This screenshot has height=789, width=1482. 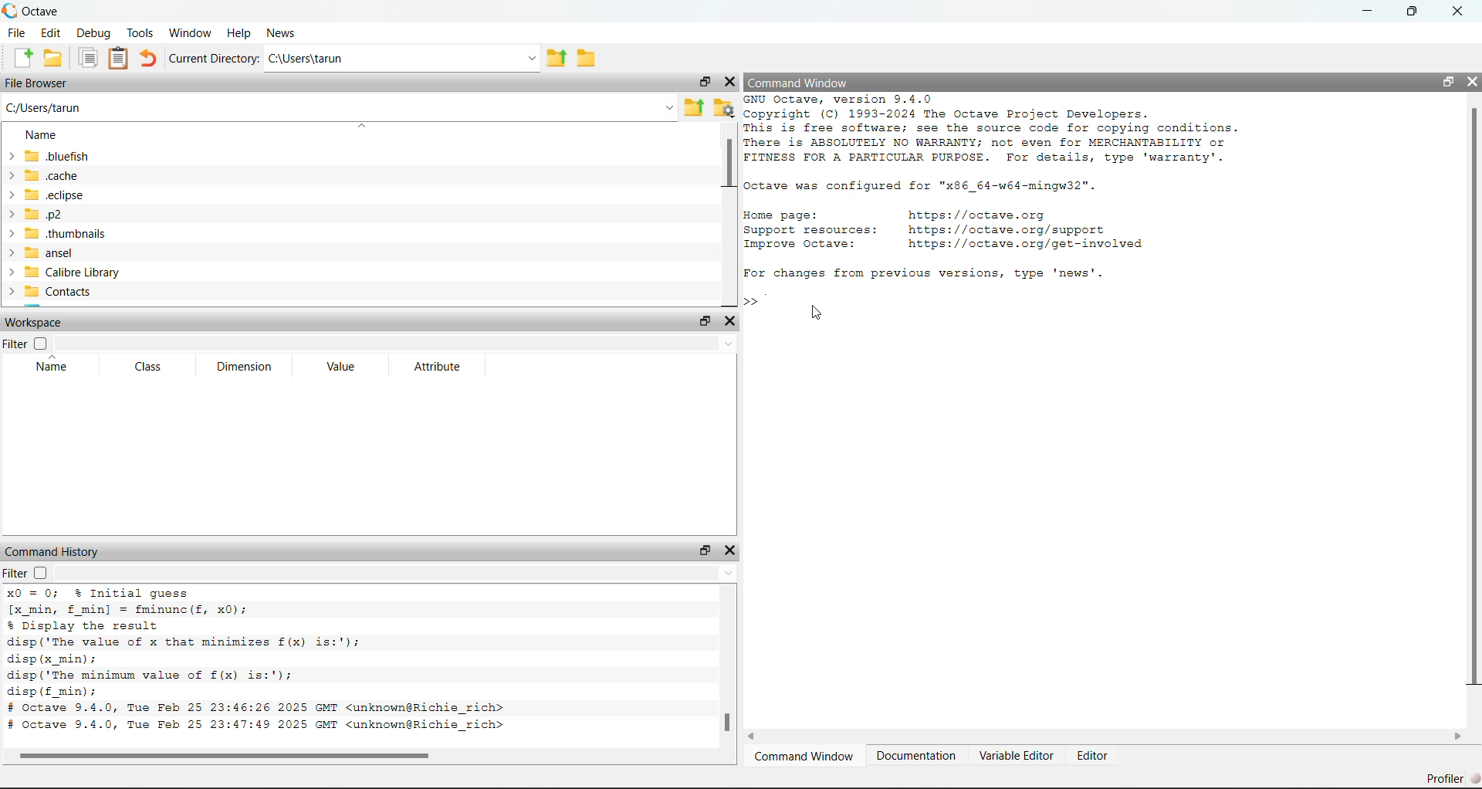 I want to click on one directory up, so click(x=559, y=59).